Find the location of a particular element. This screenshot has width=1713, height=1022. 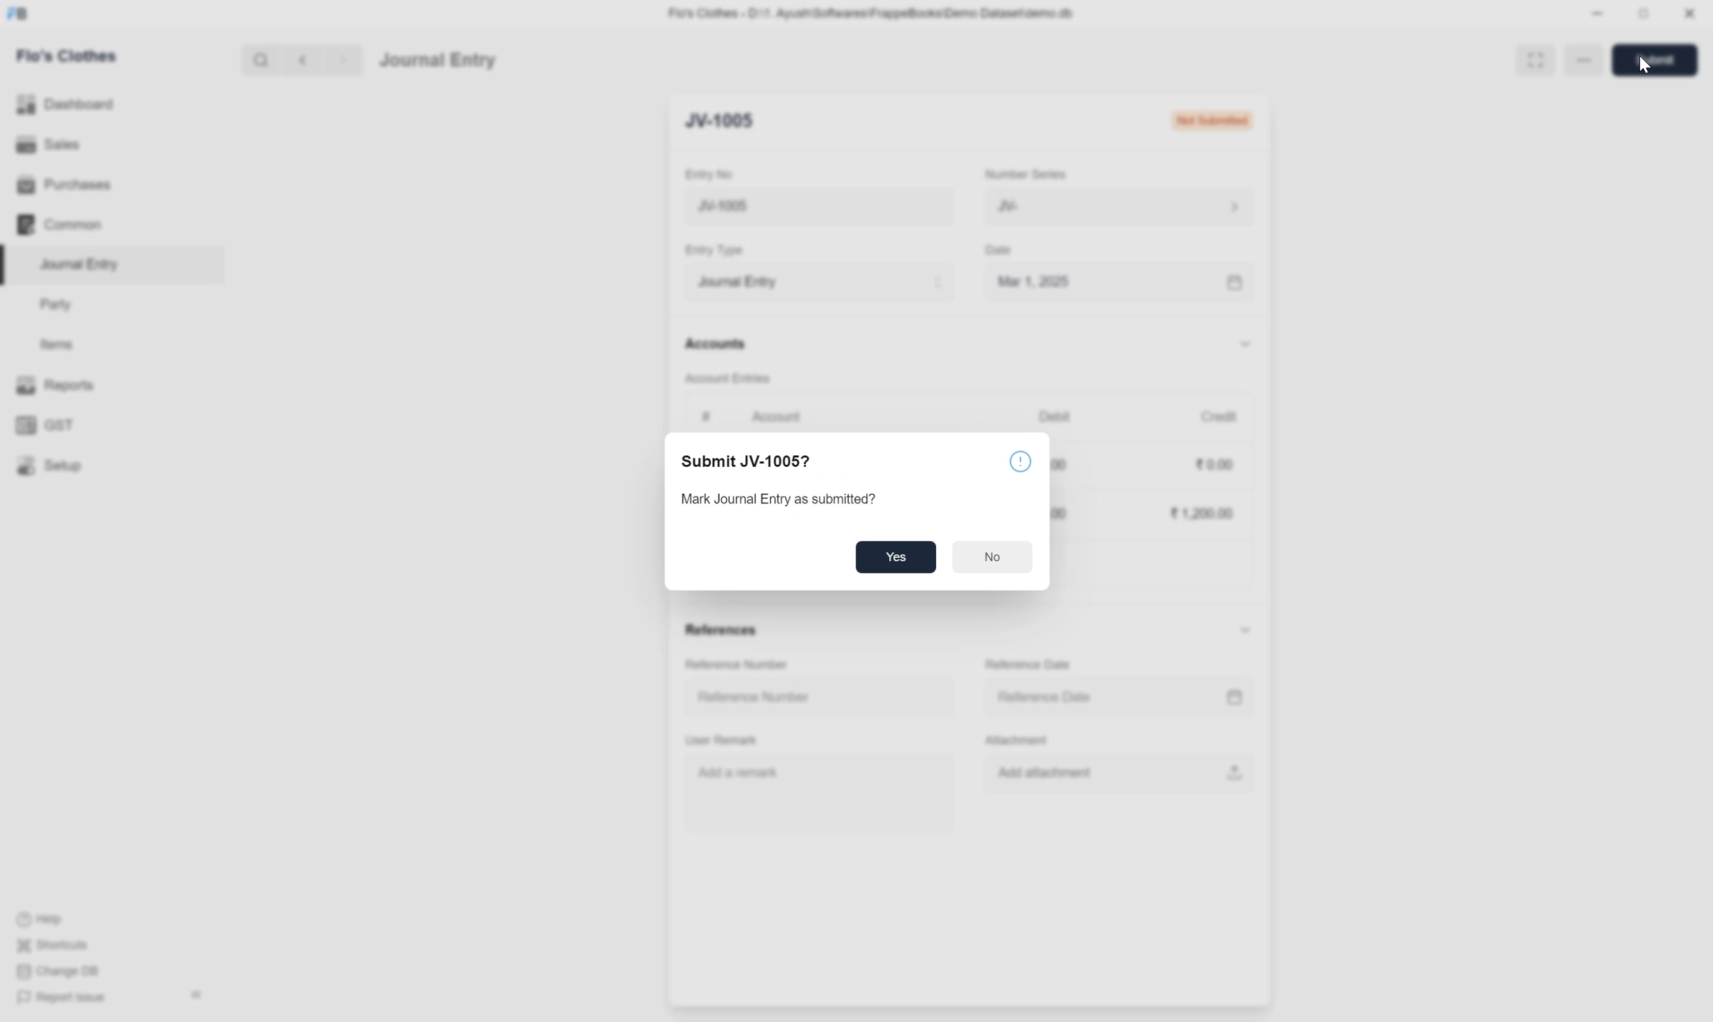

Add a remark is located at coordinates (741, 771).